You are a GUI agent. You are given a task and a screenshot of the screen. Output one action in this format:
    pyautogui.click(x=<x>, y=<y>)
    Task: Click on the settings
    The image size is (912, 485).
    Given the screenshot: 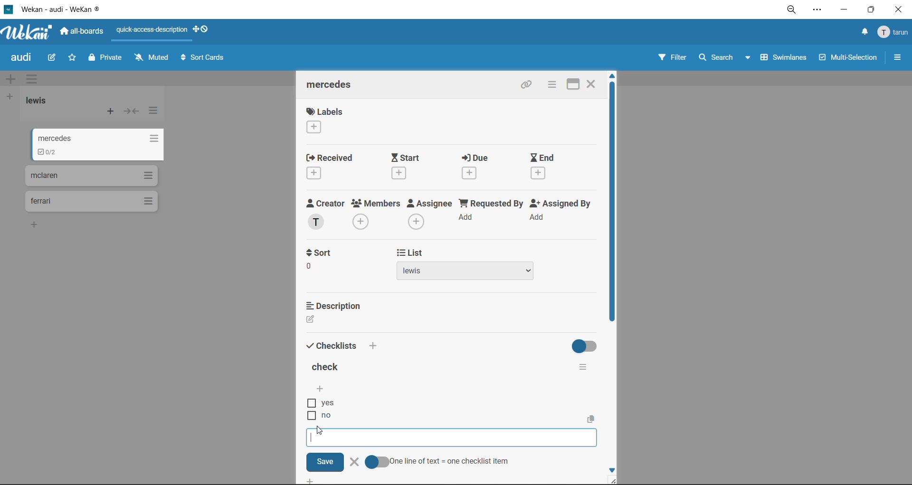 What is the action you would take?
    pyautogui.click(x=817, y=9)
    